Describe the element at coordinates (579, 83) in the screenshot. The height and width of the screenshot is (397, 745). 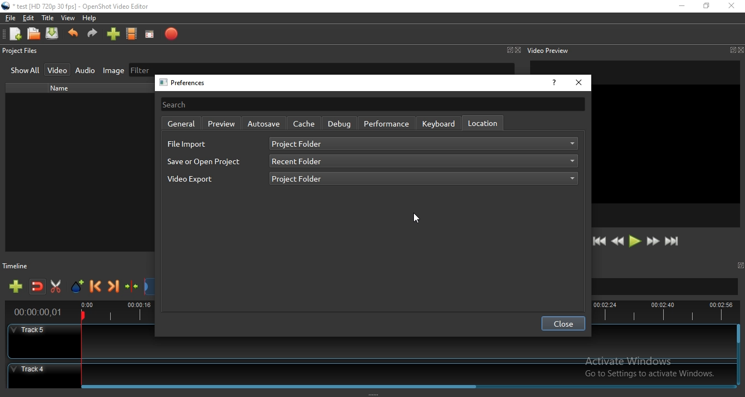
I see `close` at that location.